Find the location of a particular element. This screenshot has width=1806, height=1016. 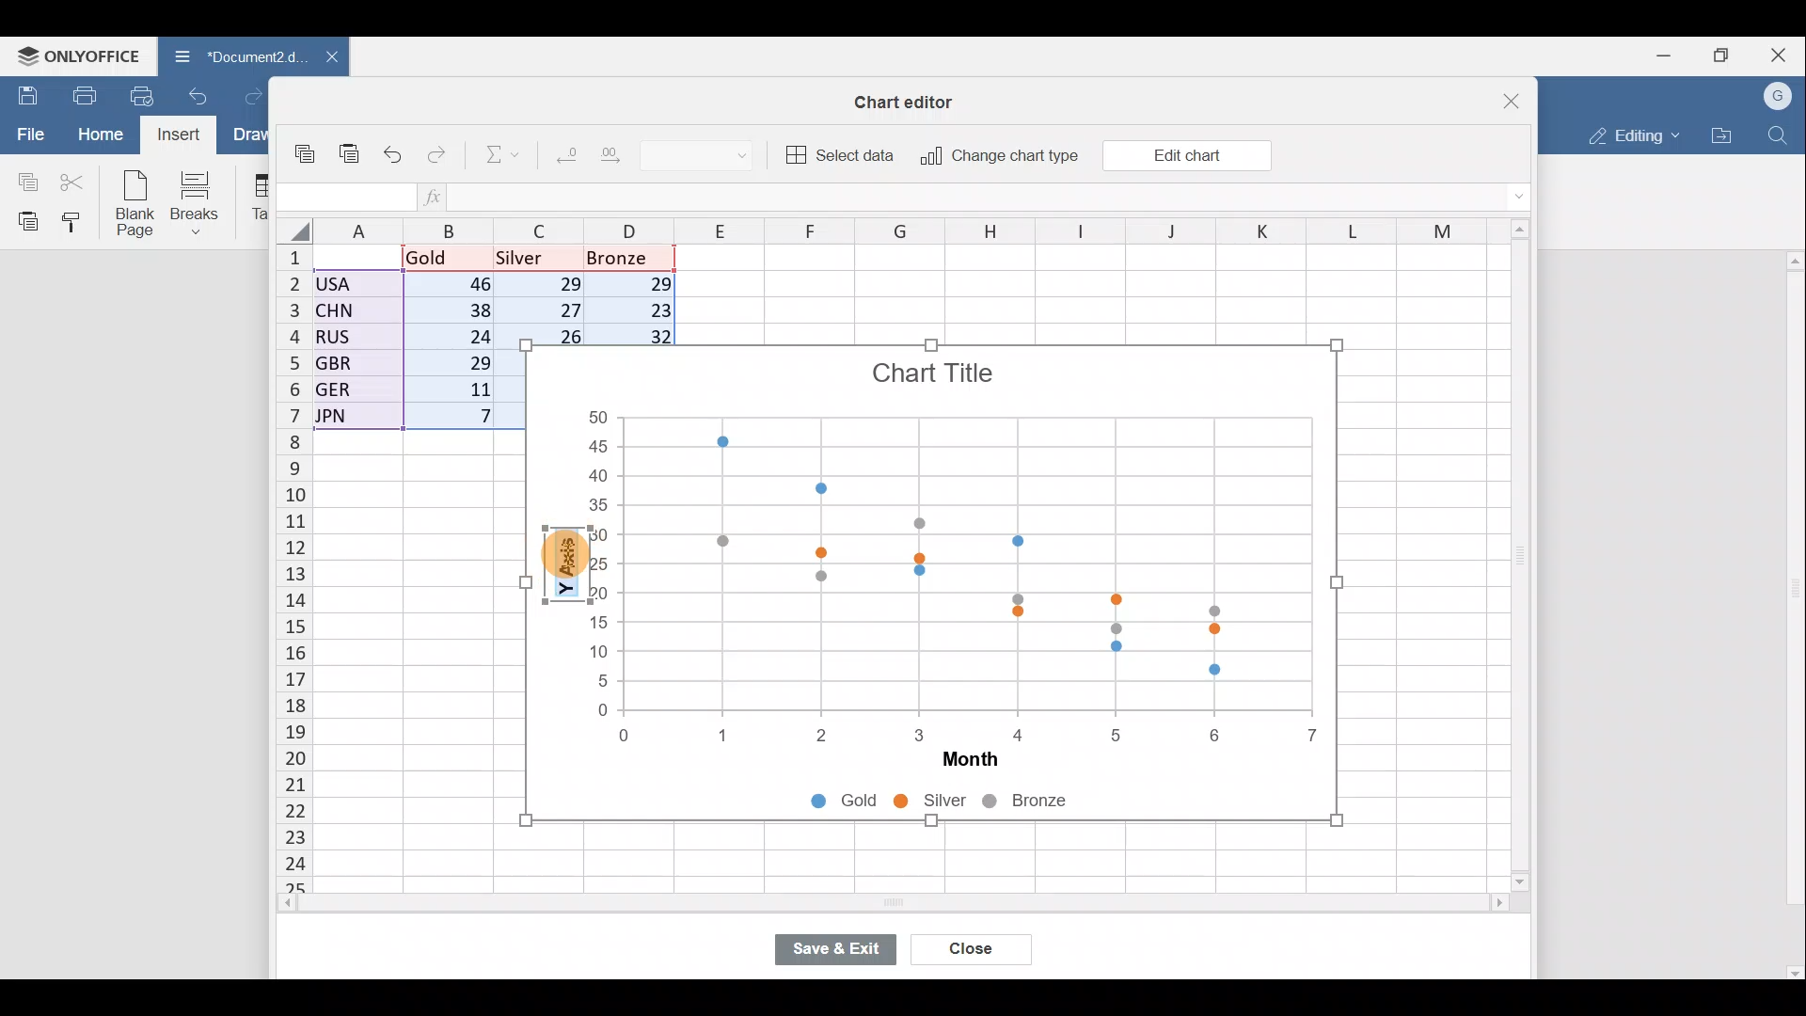

Formula bar is located at coordinates (981, 198).